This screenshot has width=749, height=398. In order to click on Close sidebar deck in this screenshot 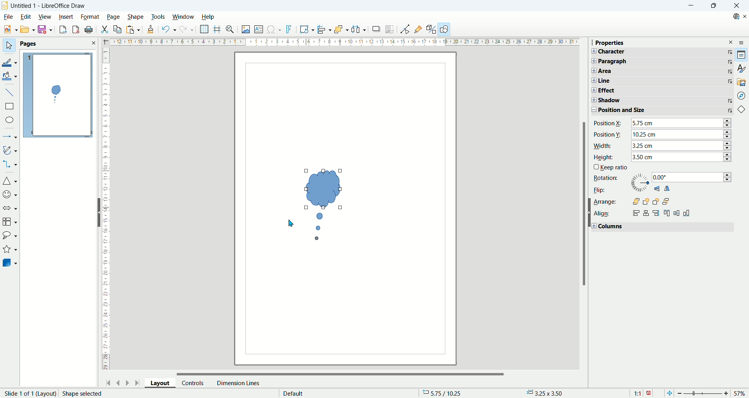, I will do `click(731, 42)`.